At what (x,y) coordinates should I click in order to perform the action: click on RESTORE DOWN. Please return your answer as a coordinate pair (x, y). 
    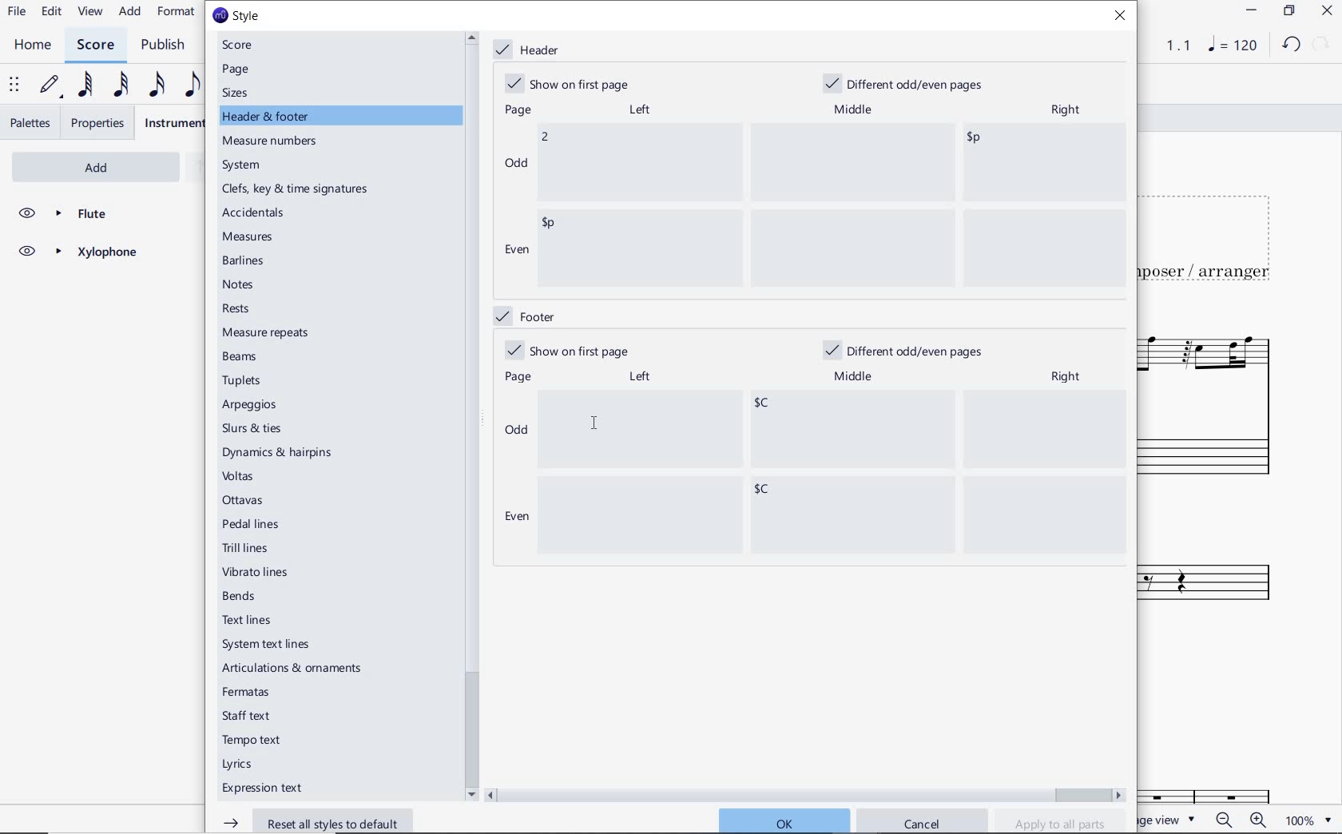
    Looking at the image, I should click on (1288, 11).